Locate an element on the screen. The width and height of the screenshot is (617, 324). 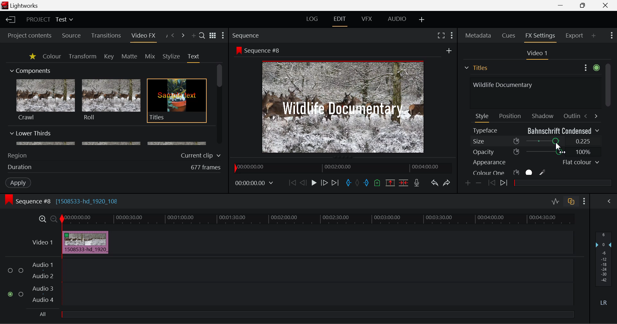
Audio Input is located at coordinates (316, 283).